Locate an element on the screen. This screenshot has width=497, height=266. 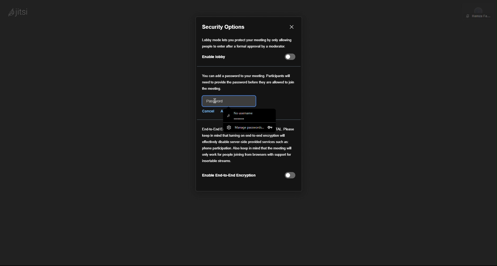
Participant View is located at coordinates (478, 11).